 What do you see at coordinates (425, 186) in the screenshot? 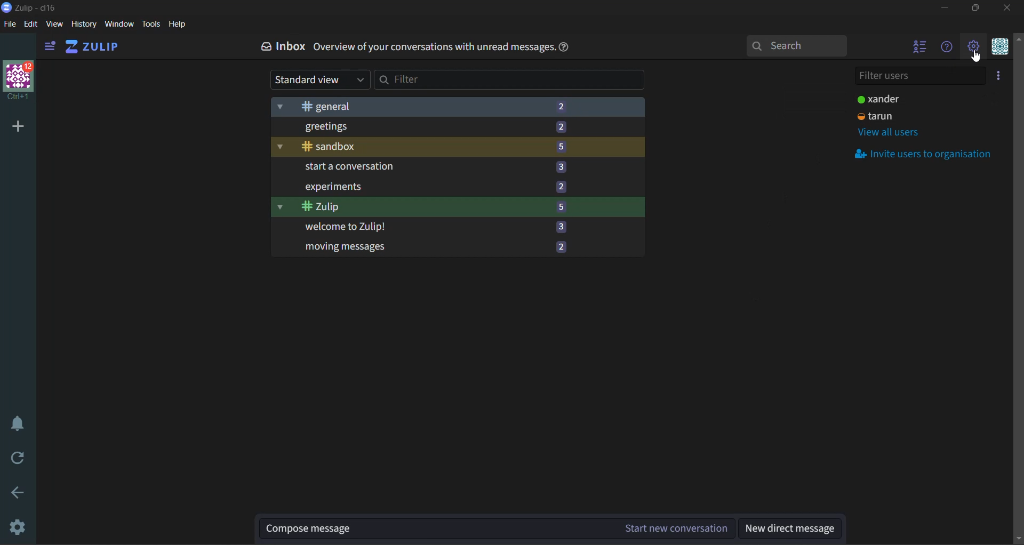
I see `experiments` at bounding box center [425, 186].